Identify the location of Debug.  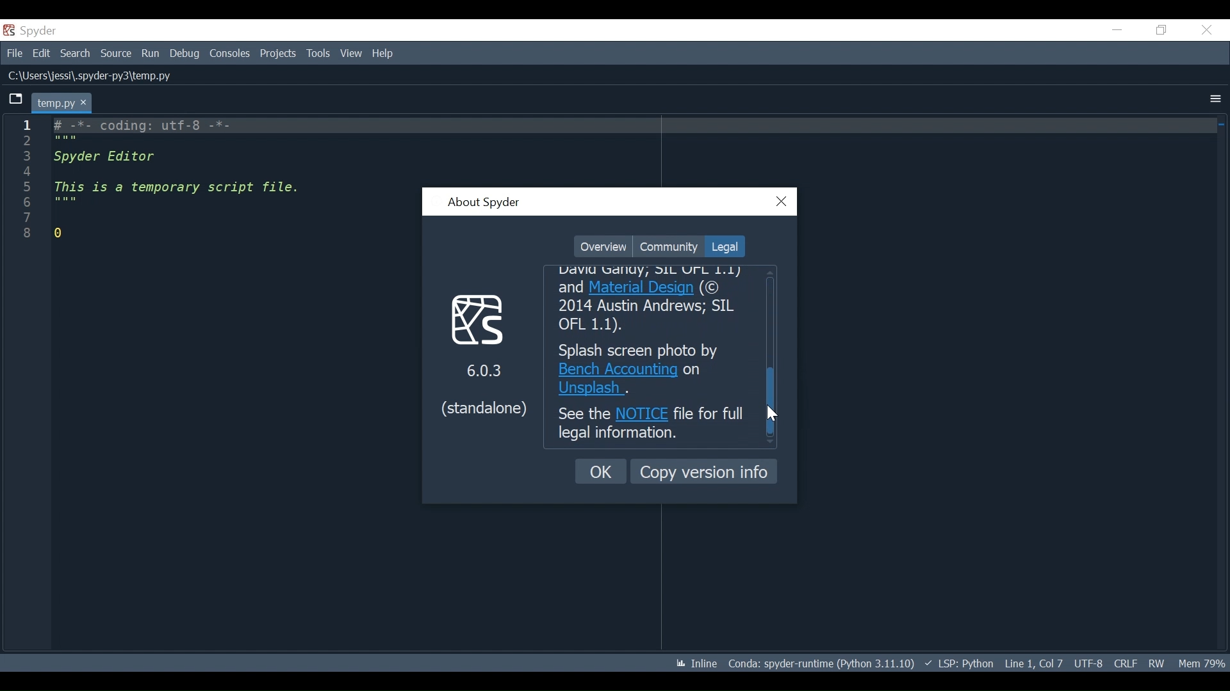
(186, 54).